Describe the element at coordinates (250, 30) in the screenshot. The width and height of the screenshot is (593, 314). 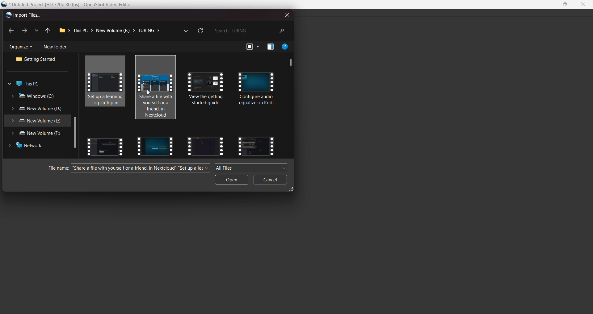
I see `search` at that location.